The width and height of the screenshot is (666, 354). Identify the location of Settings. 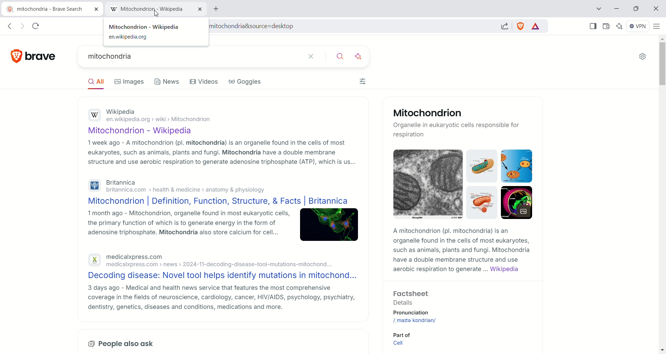
(643, 57).